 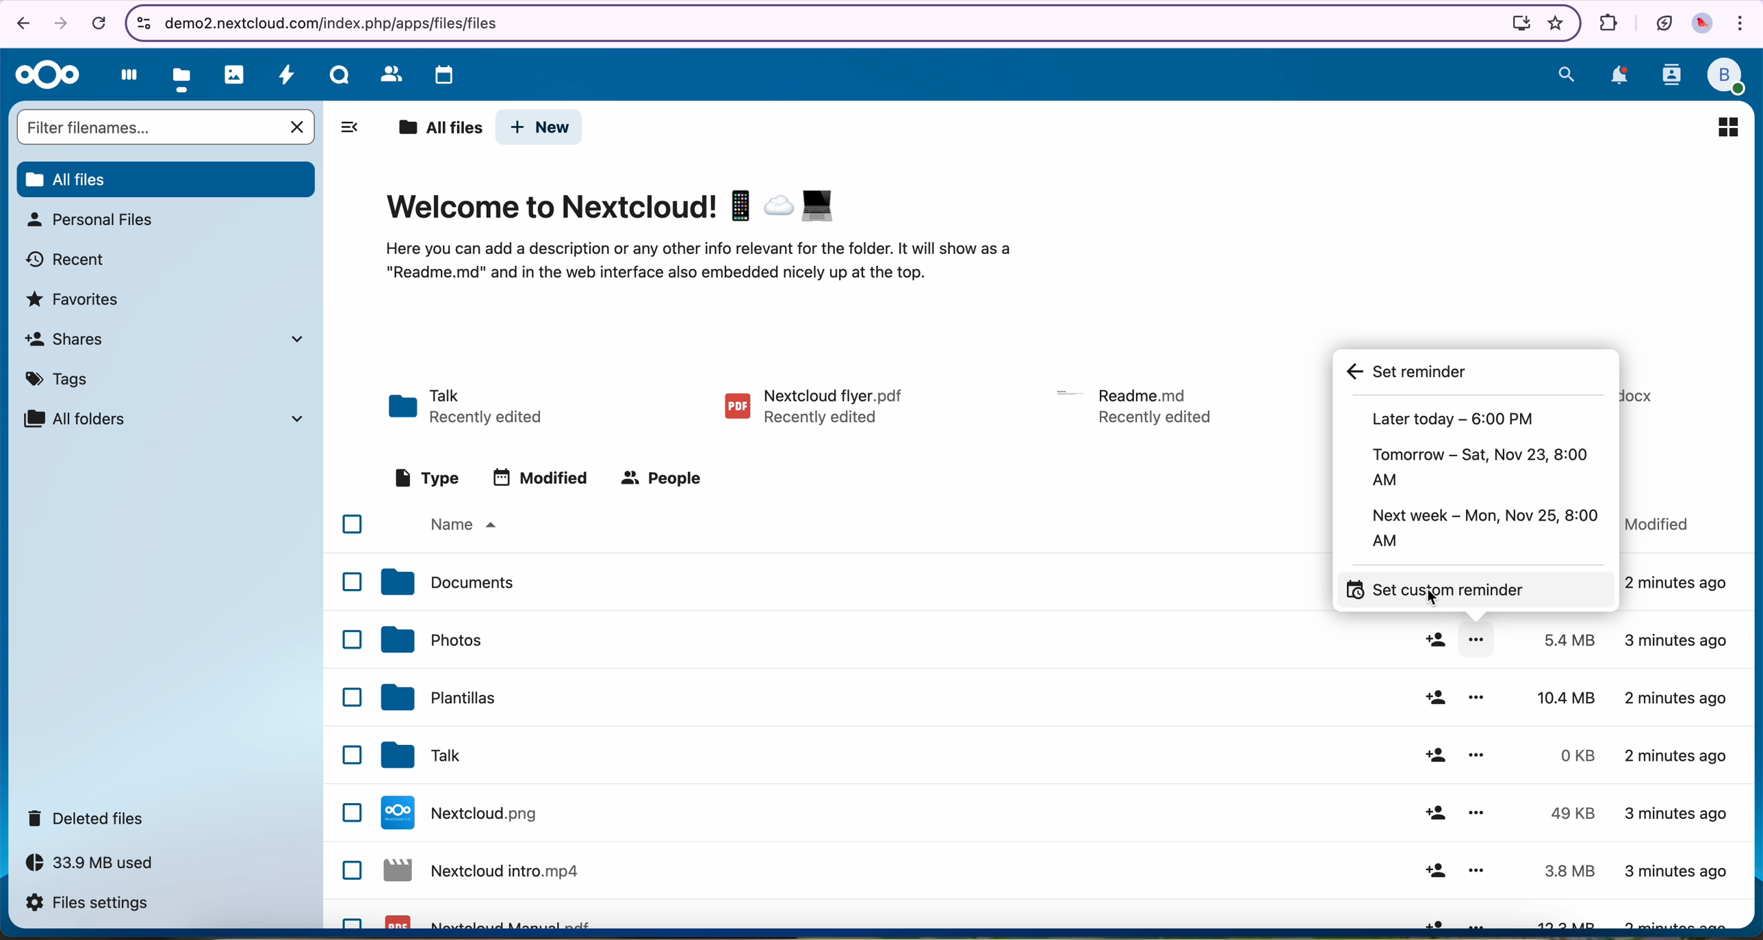 What do you see at coordinates (57, 381) in the screenshot?
I see `tags` at bounding box center [57, 381].